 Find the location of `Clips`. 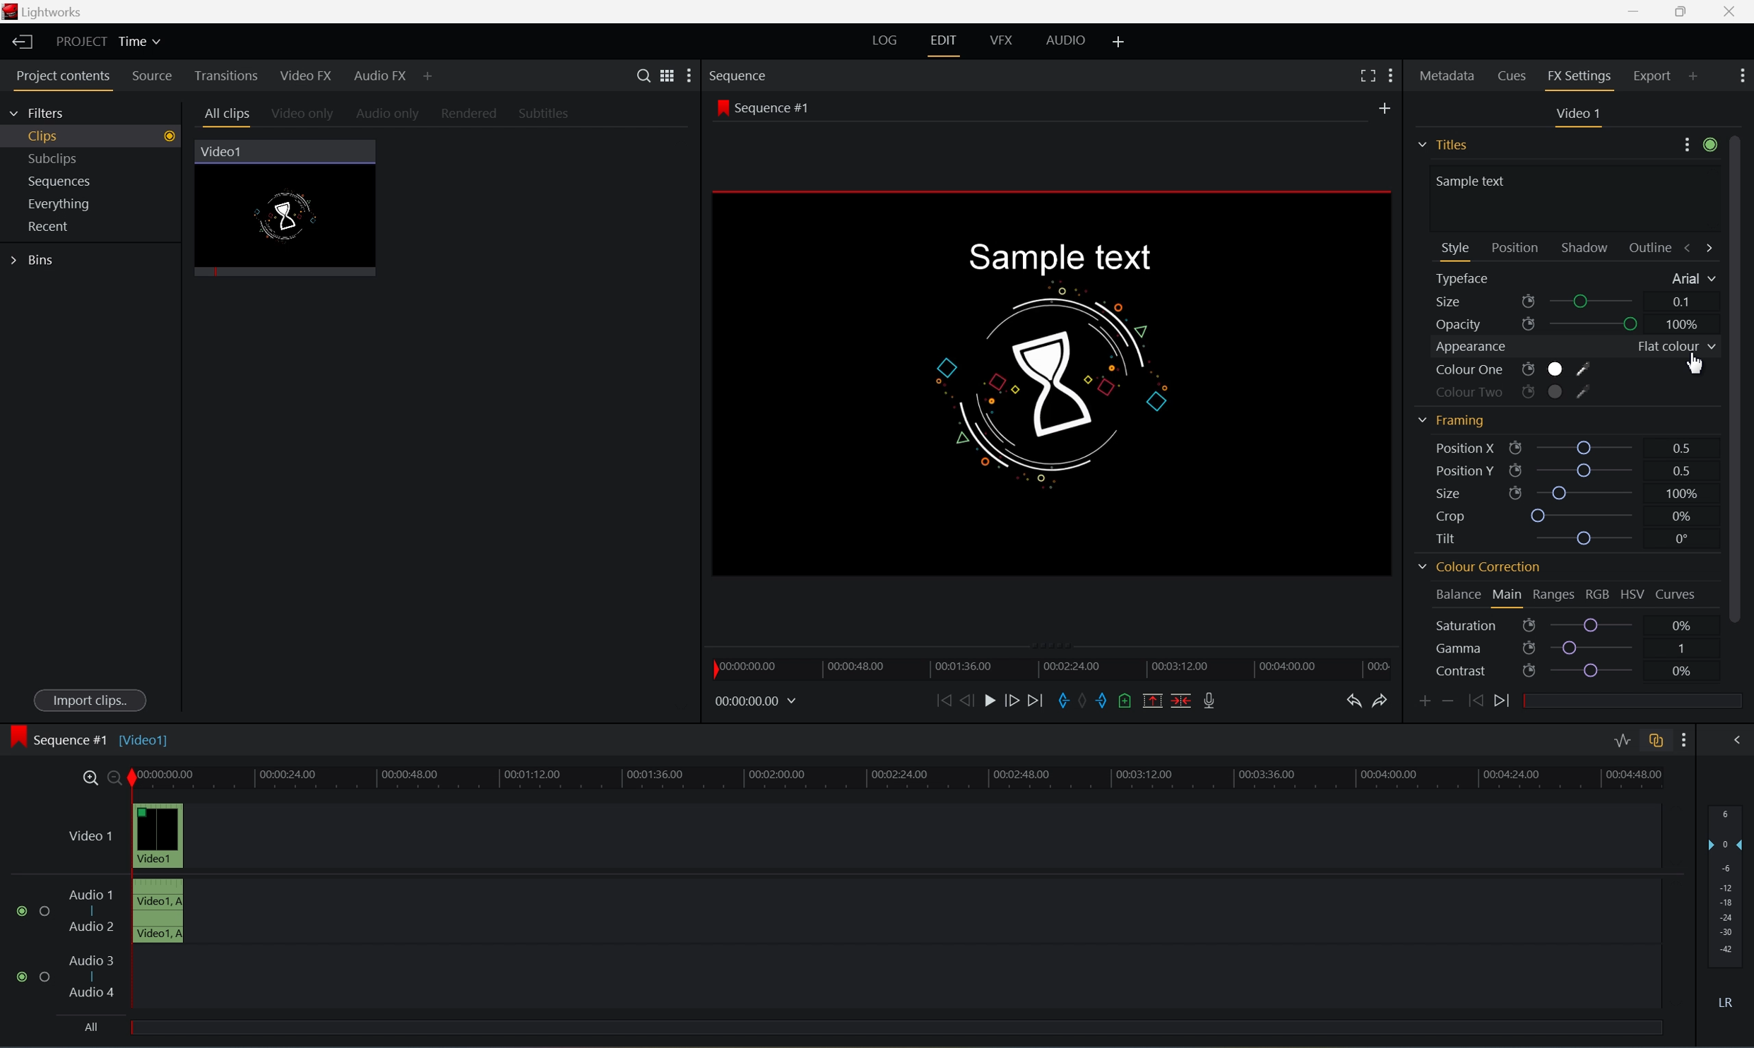

Clips is located at coordinates (98, 134).